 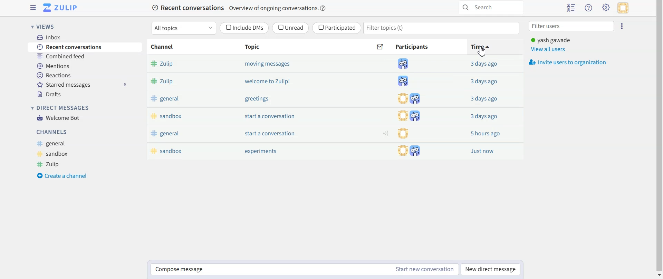 What do you see at coordinates (380, 47) in the screenshot?
I see `Sort by unread messages` at bounding box center [380, 47].